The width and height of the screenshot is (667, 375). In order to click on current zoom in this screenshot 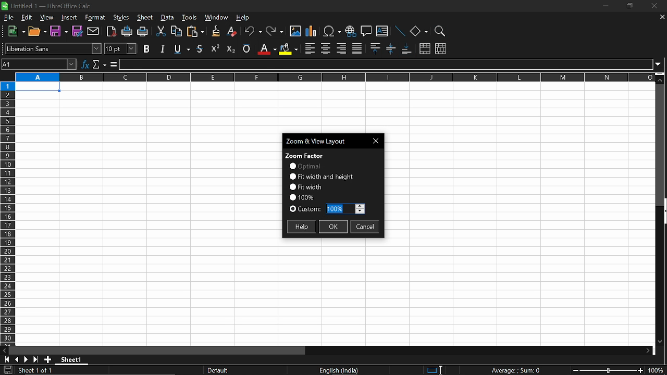, I will do `click(658, 371)`.